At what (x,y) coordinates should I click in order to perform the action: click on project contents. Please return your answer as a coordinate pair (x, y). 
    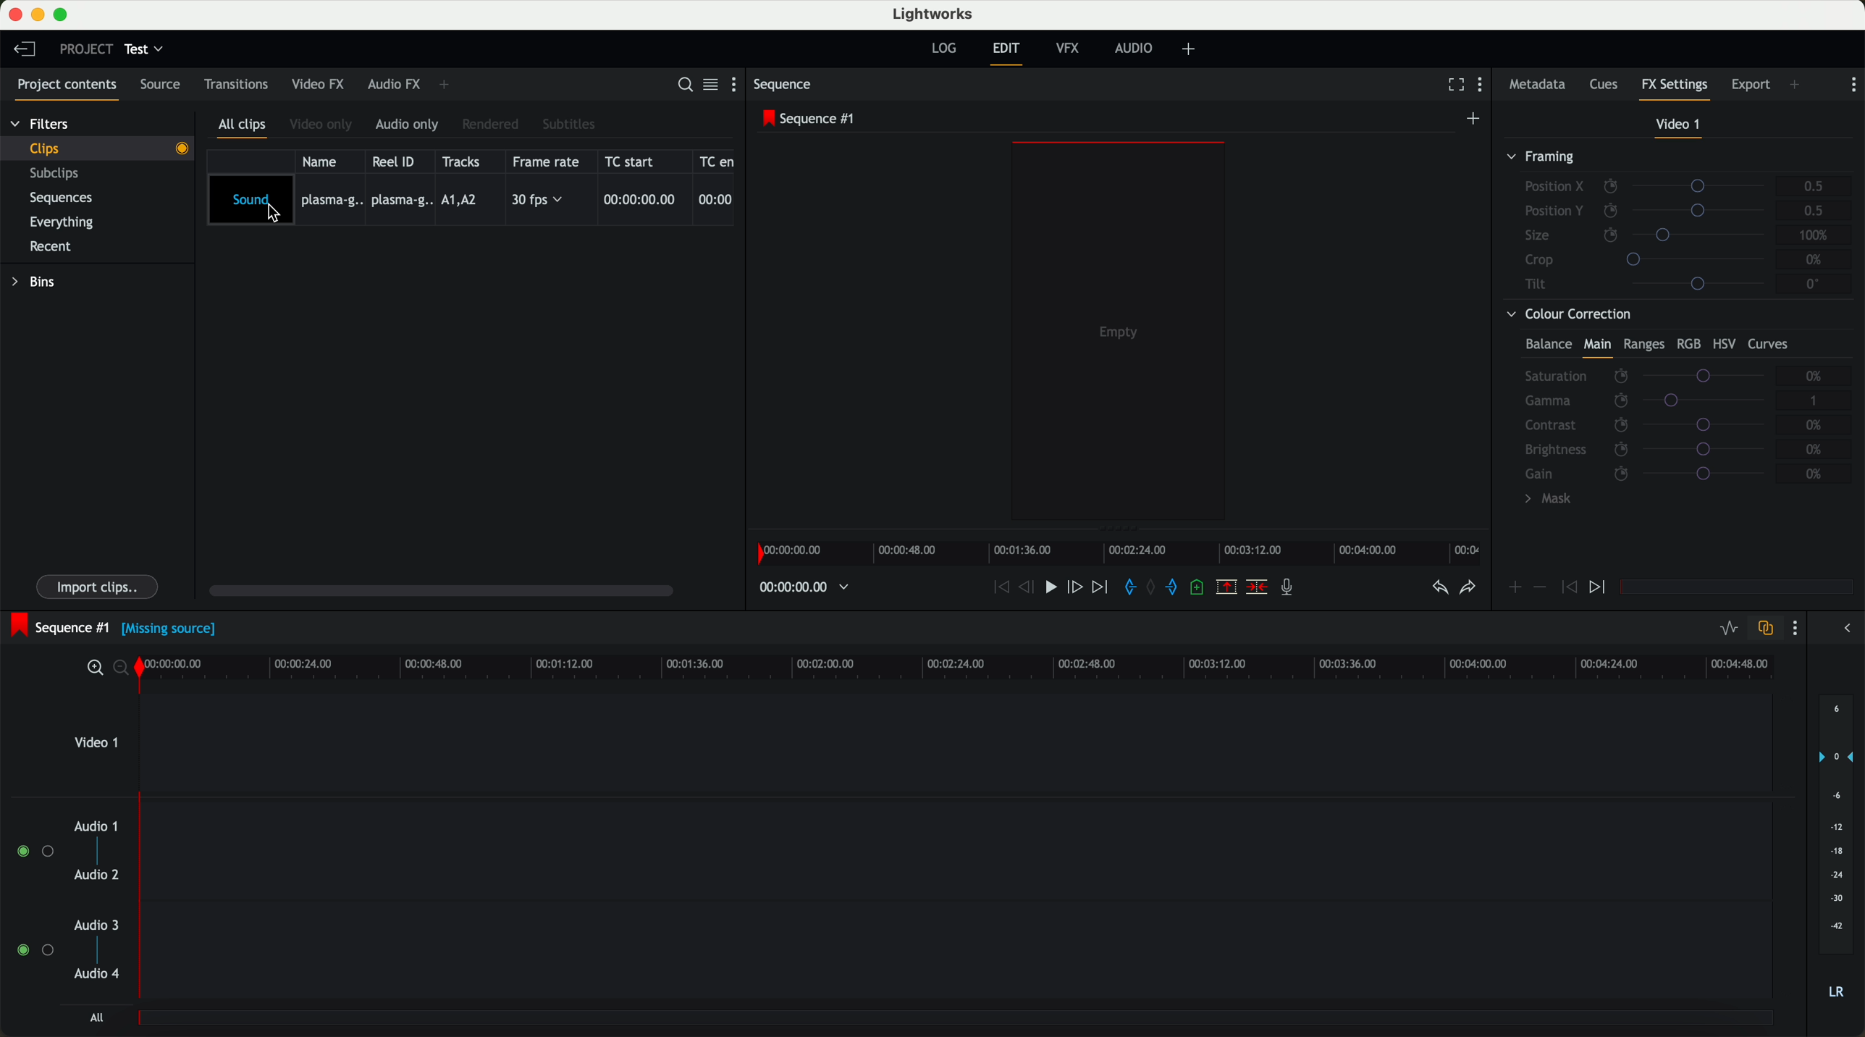
    Looking at the image, I should click on (63, 87).